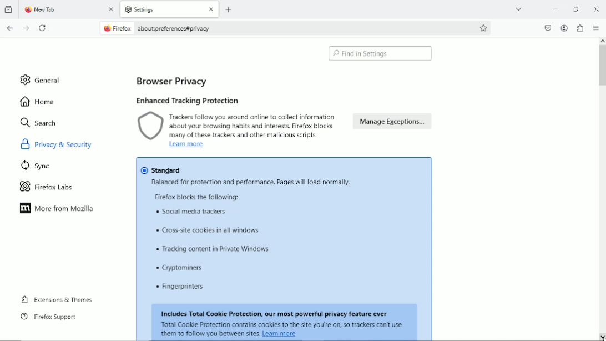  I want to click on extensions, so click(580, 28).